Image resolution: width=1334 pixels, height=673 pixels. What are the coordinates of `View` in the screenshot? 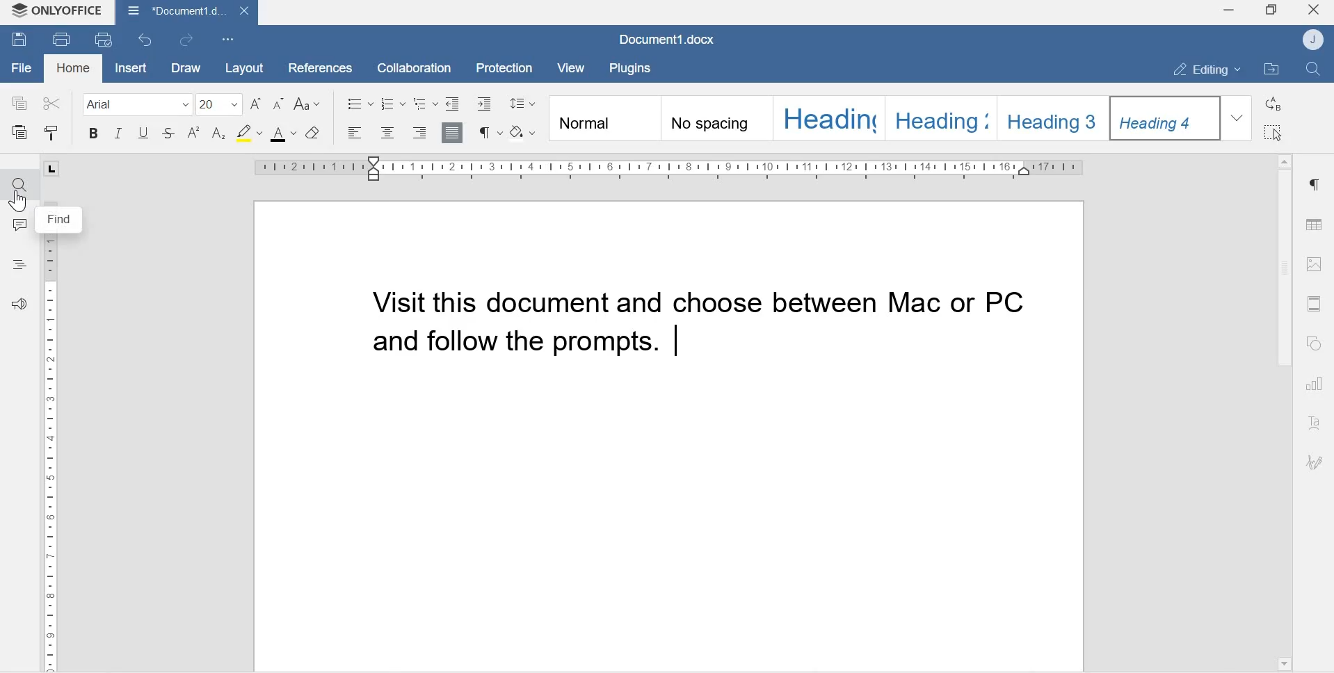 It's located at (573, 68).